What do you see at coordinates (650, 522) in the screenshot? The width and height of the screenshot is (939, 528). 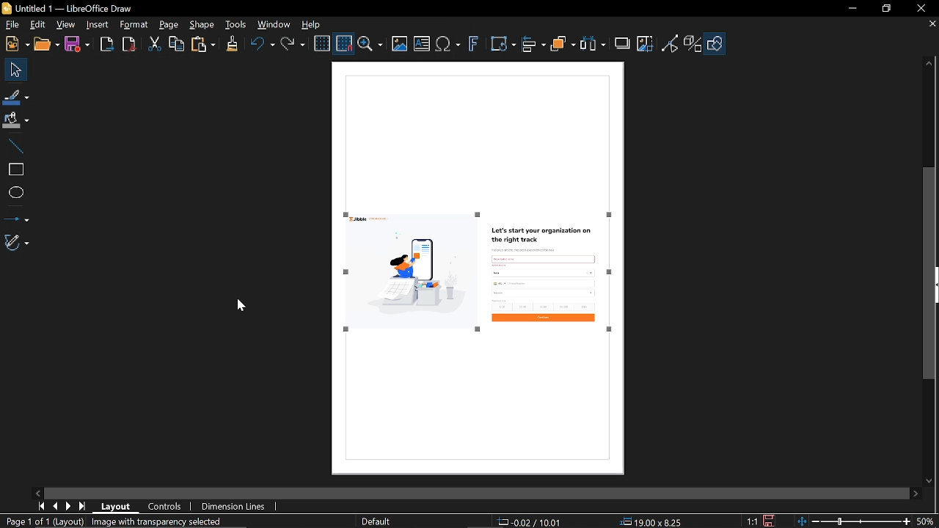 I see `Size` at bounding box center [650, 522].